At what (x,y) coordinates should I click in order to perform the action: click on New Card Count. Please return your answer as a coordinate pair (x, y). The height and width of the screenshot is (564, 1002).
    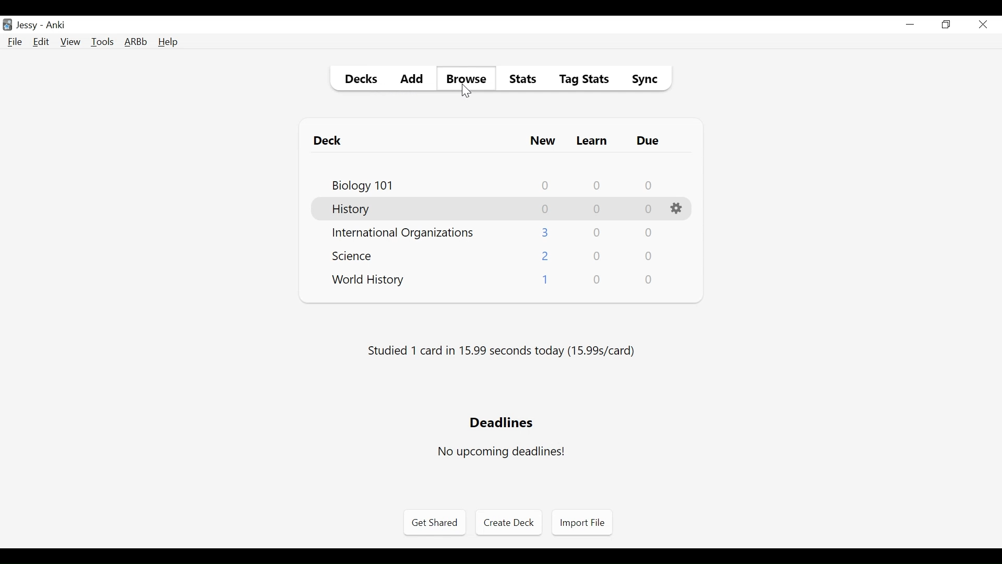
    Looking at the image, I should click on (544, 256).